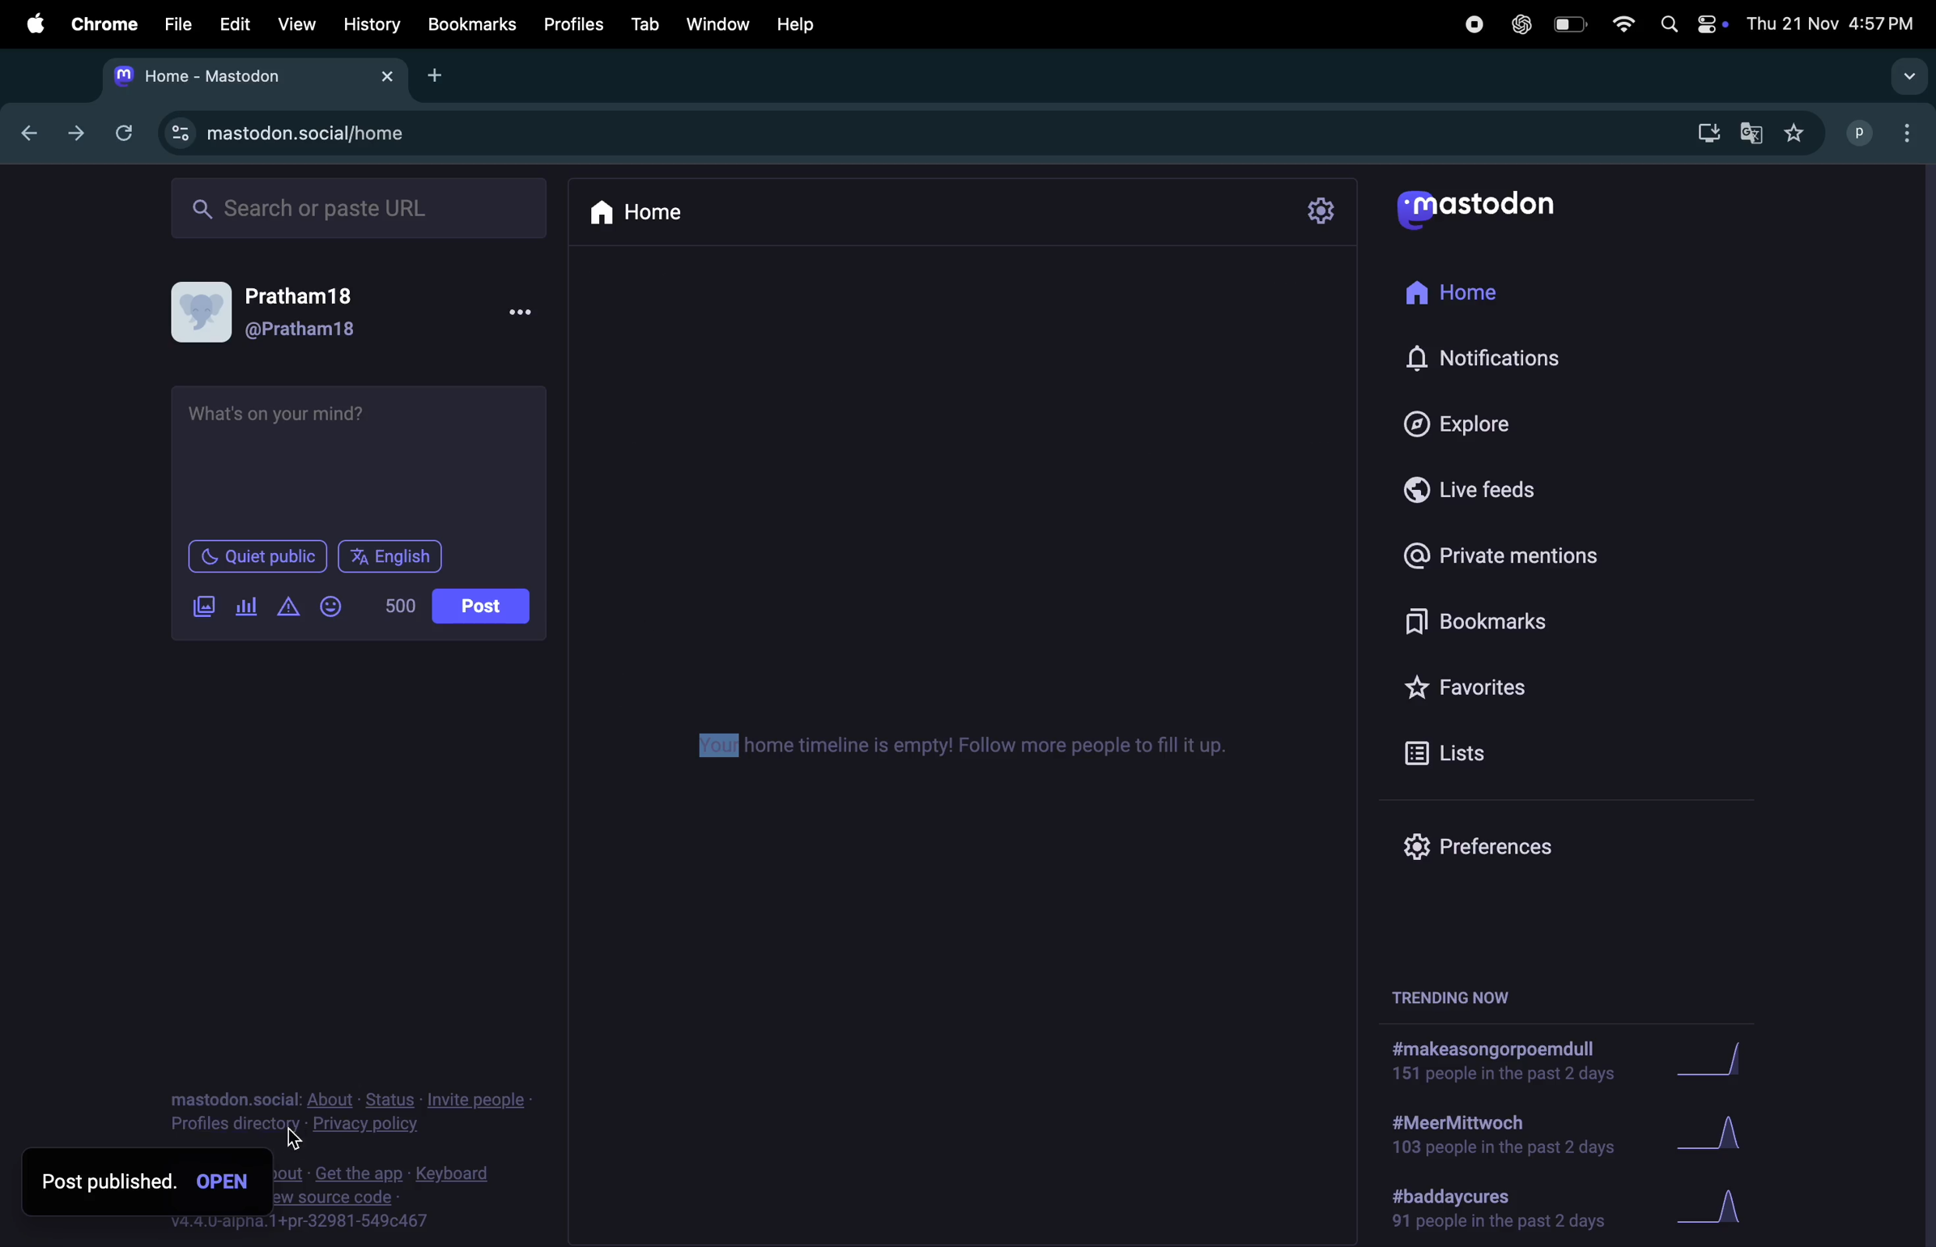 This screenshot has height=1247, width=1936. What do you see at coordinates (1318, 213) in the screenshot?
I see `setting` at bounding box center [1318, 213].